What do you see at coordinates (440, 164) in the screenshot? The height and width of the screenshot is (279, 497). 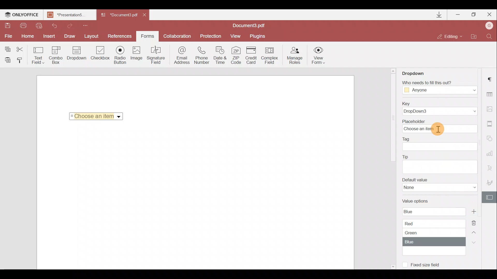 I see `Tip` at bounding box center [440, 164].